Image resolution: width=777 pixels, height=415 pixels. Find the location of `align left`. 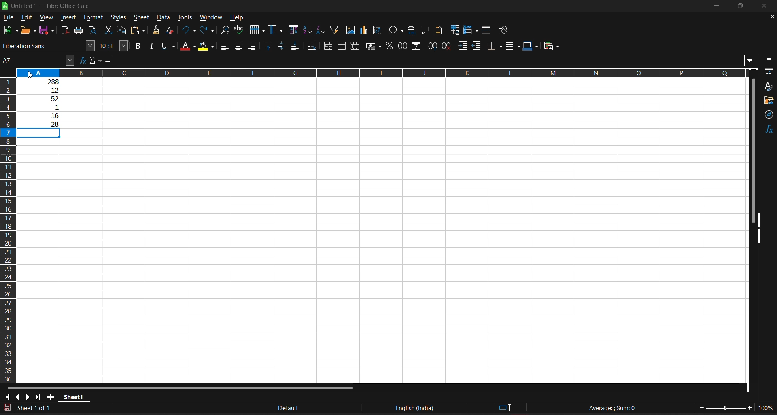

align left is located at coordinates (224, 45).